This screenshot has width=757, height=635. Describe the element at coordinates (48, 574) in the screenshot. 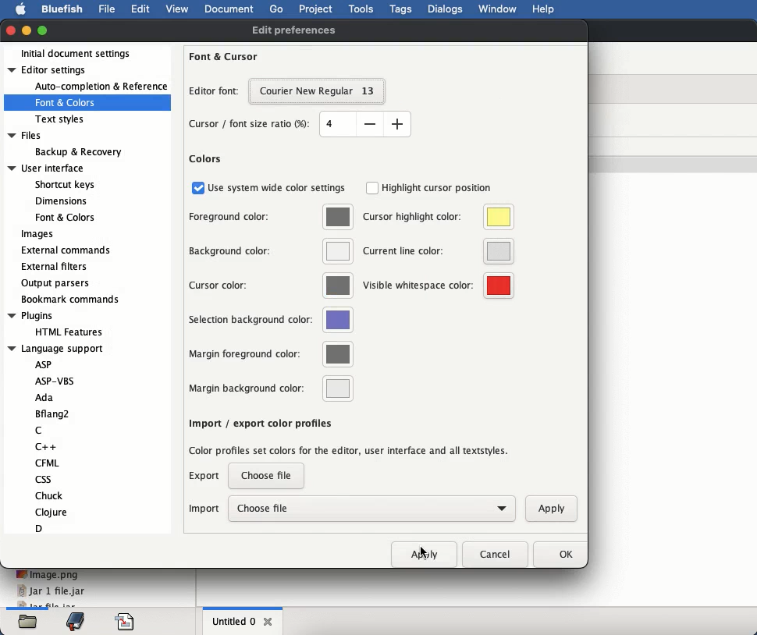

I see `image` at that location.